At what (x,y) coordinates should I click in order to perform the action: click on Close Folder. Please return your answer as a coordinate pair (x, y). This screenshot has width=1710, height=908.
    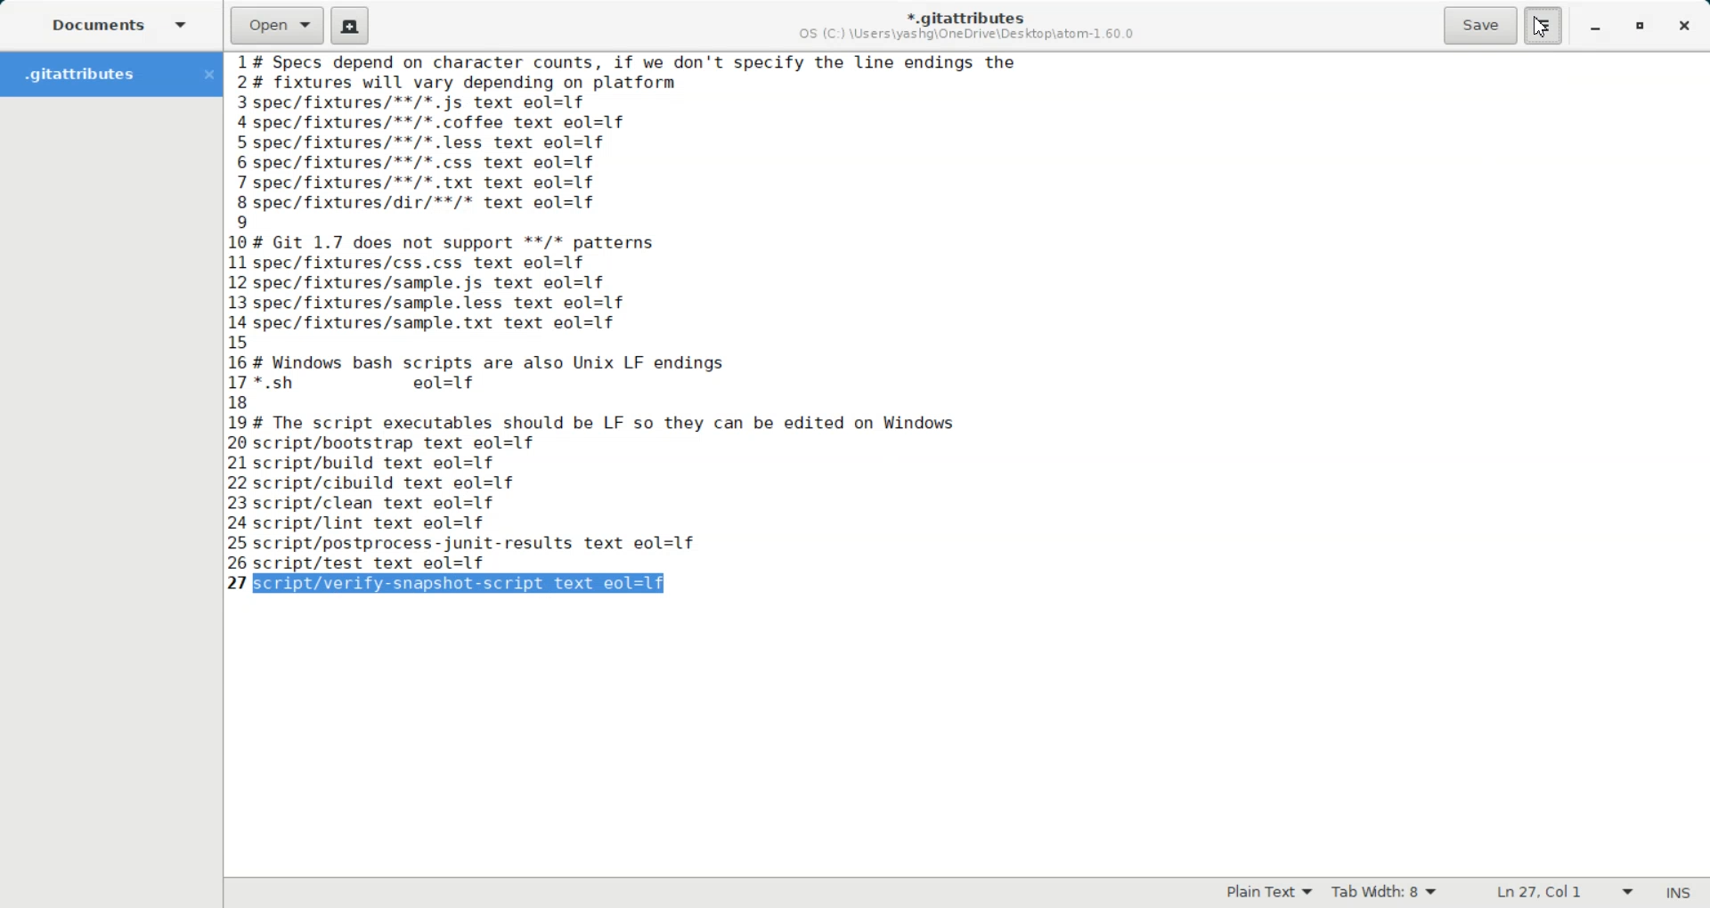
    Looking at the image, I should click on (208, 75).